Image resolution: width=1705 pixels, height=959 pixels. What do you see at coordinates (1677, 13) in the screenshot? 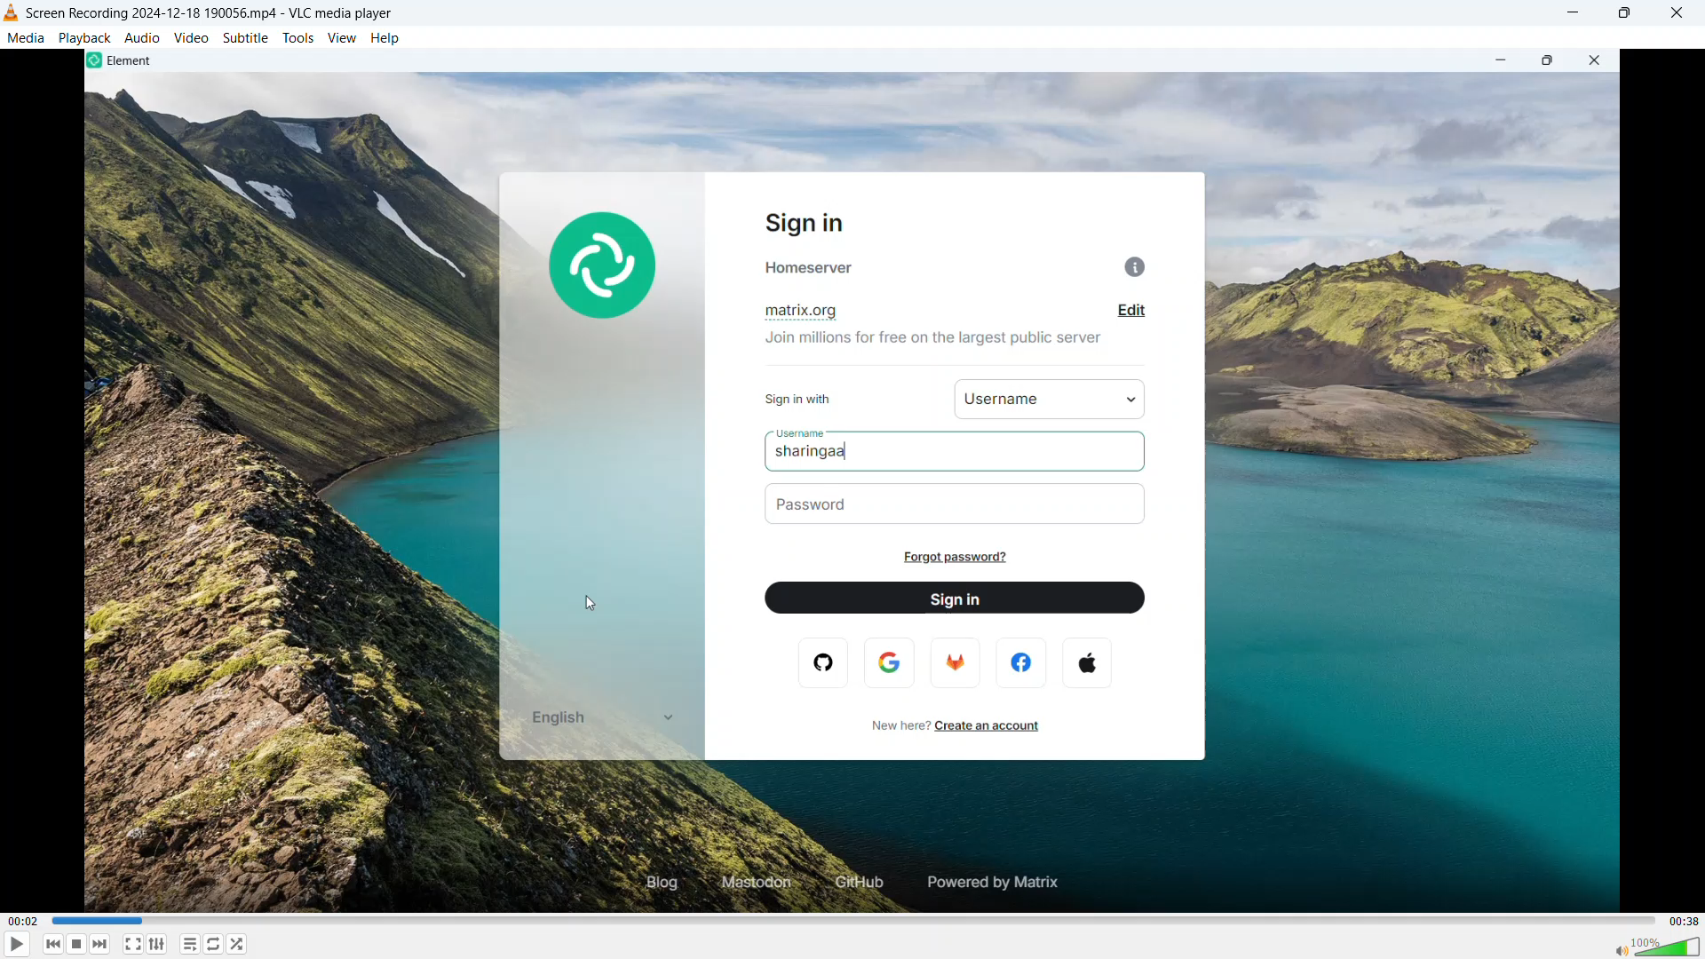
I see `Close ` at bounding box center [1677, 13].